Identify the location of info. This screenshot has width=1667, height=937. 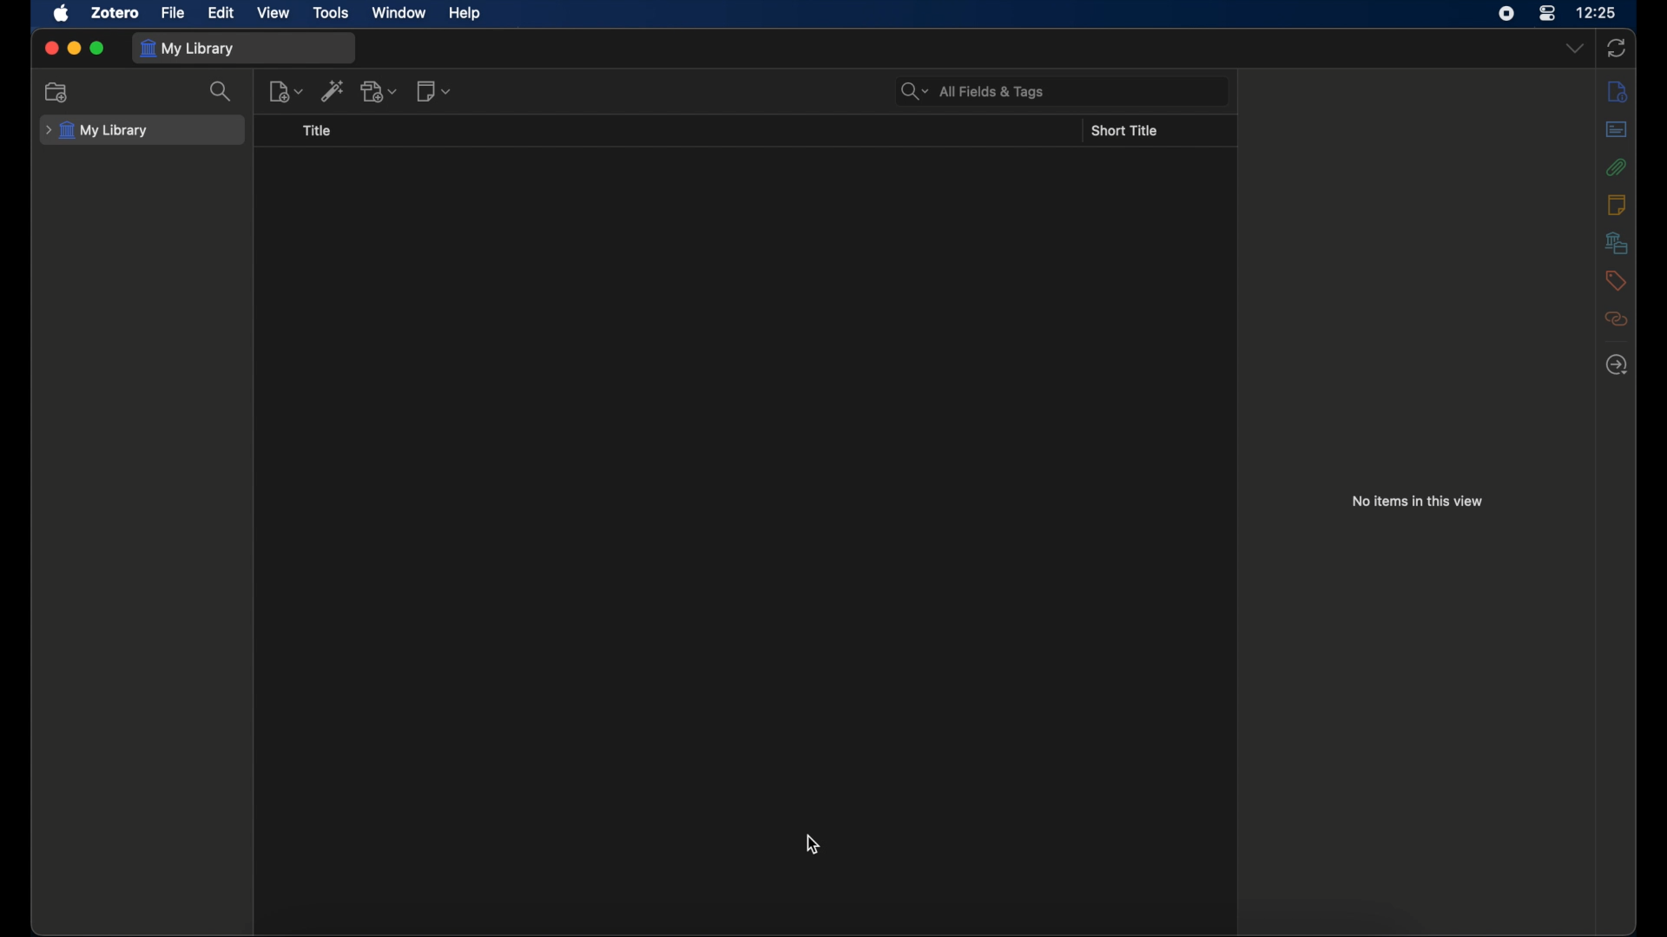
(1617, 92).